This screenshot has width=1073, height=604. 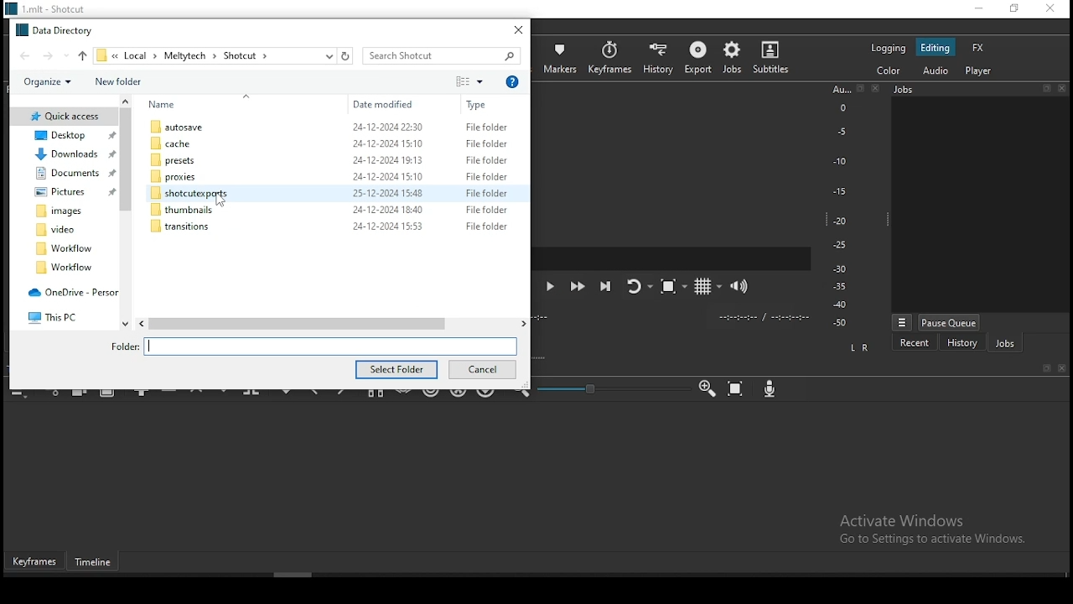 I want to click on forward, so click(x=54, y=55).